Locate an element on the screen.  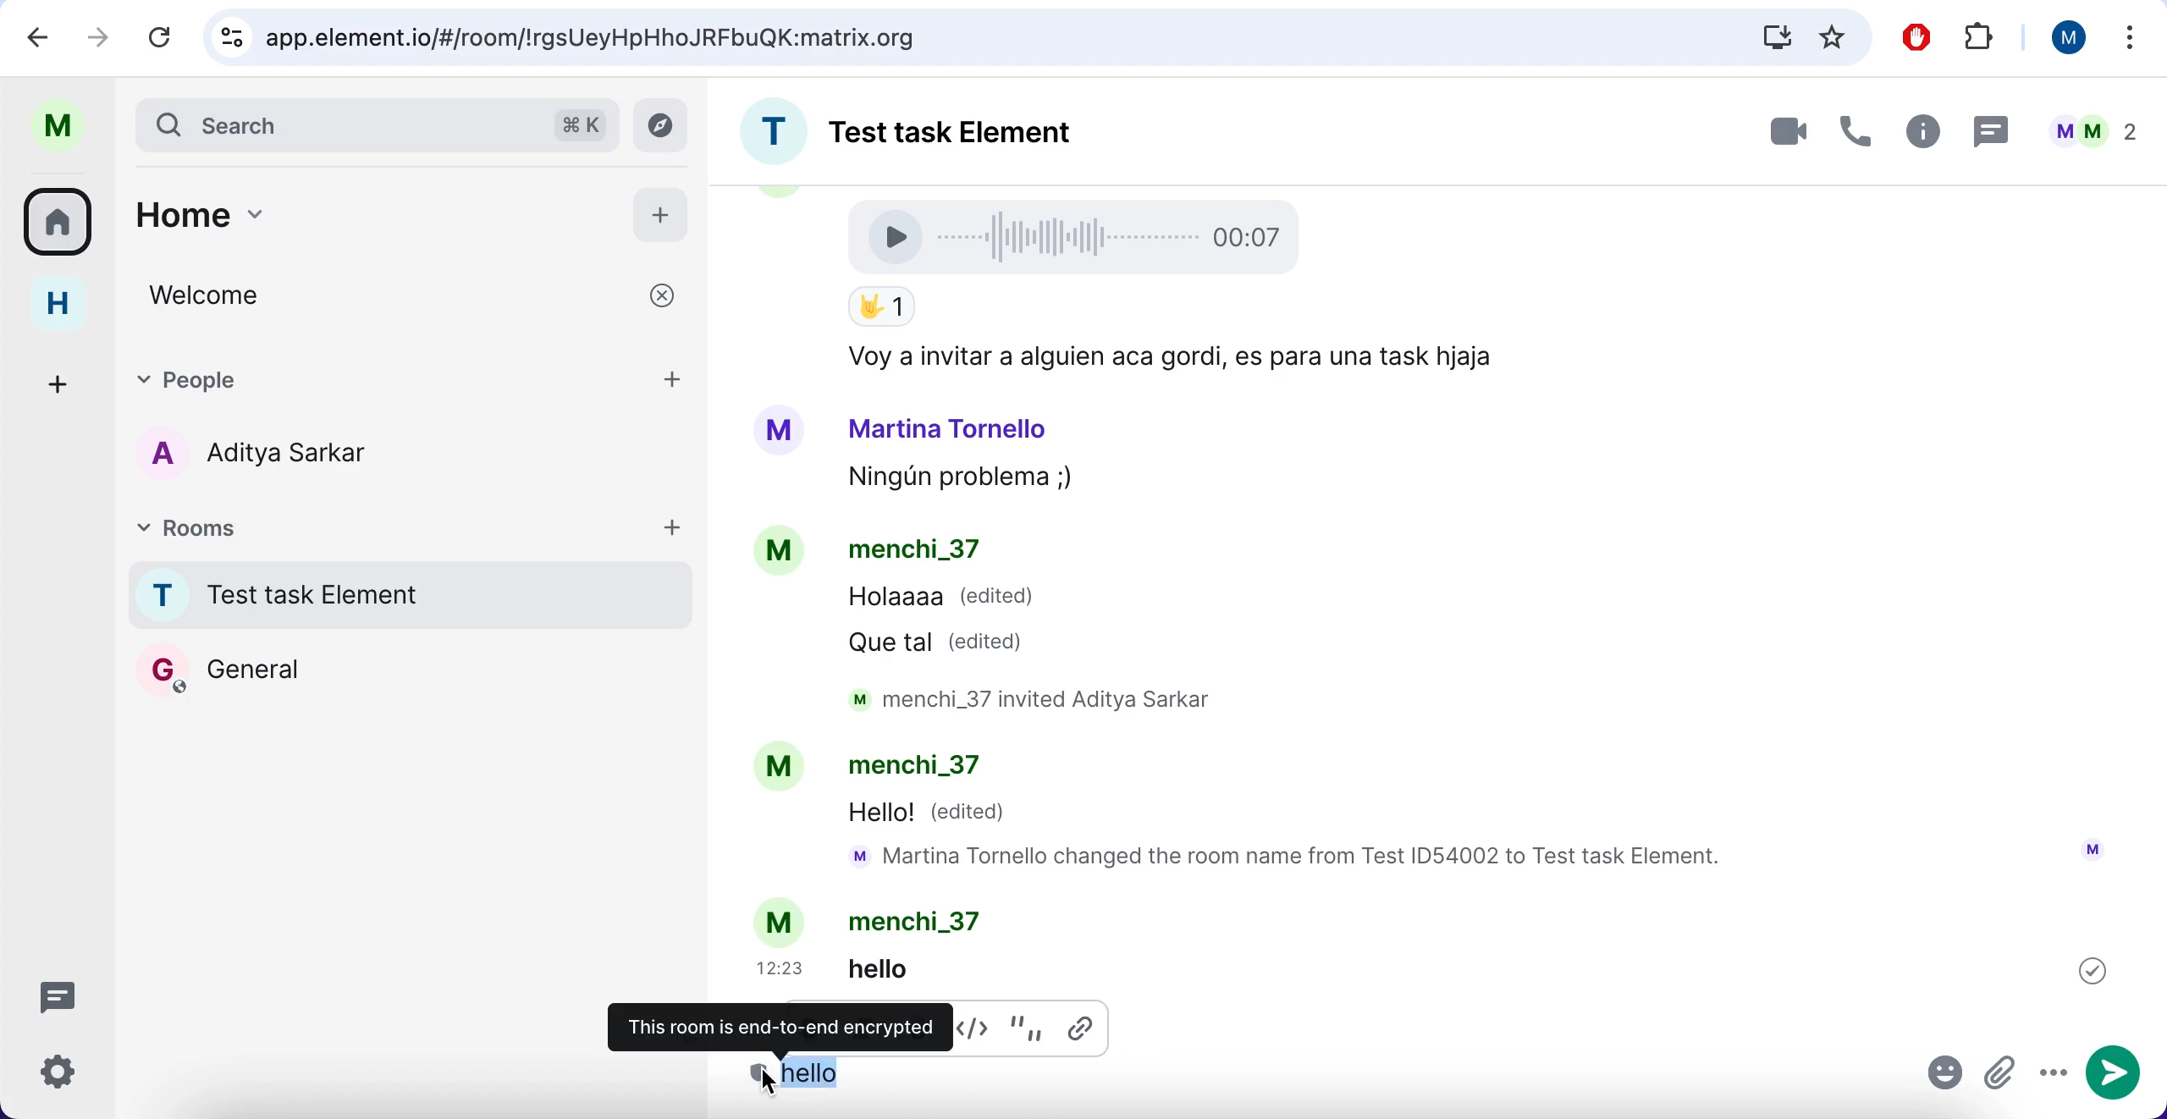
emoji is located at coordinates (1946, 1077).